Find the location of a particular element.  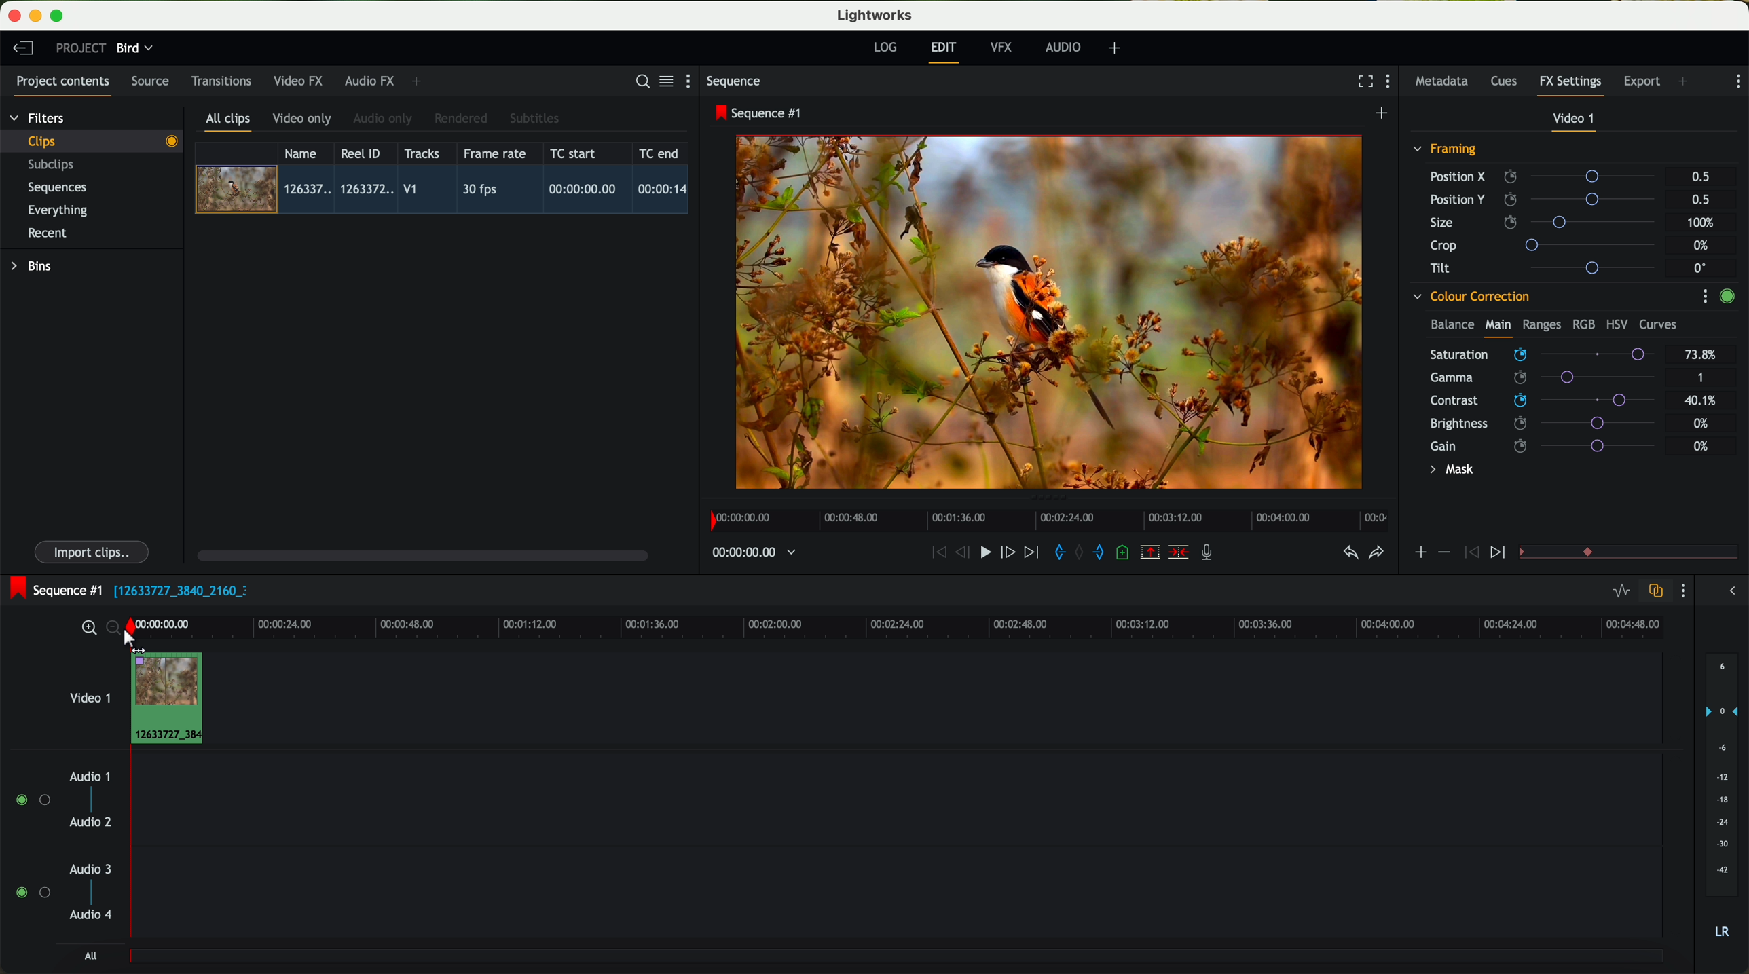

toggle auto track sync is located at coordinates (1653, 592).